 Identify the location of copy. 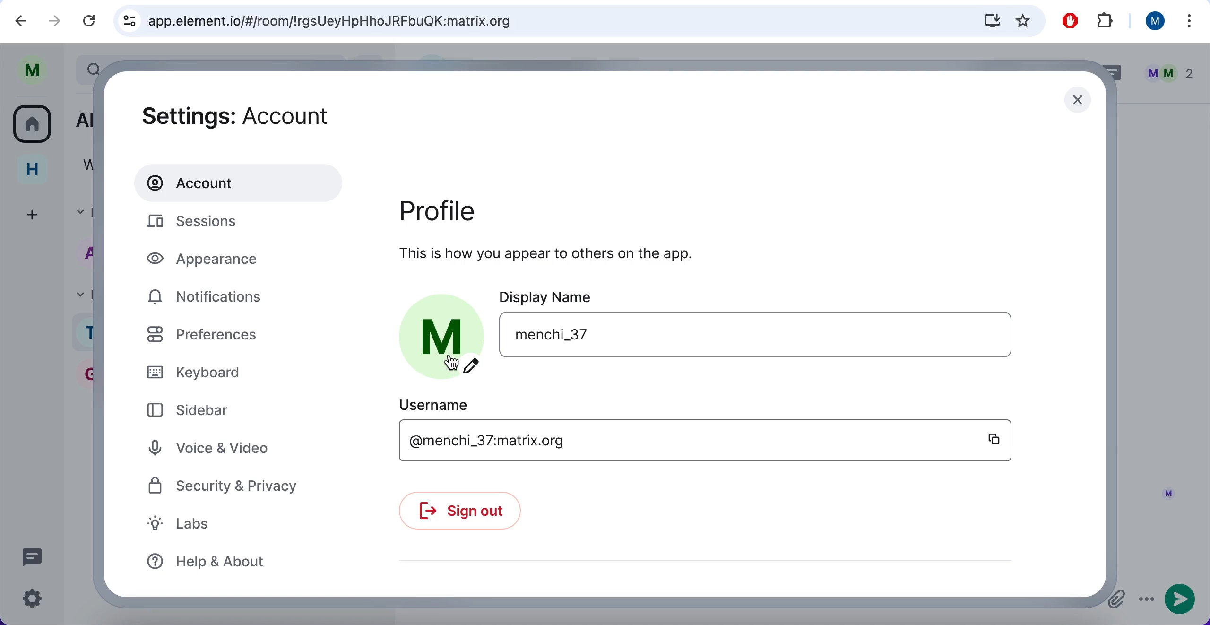
(991, 440).